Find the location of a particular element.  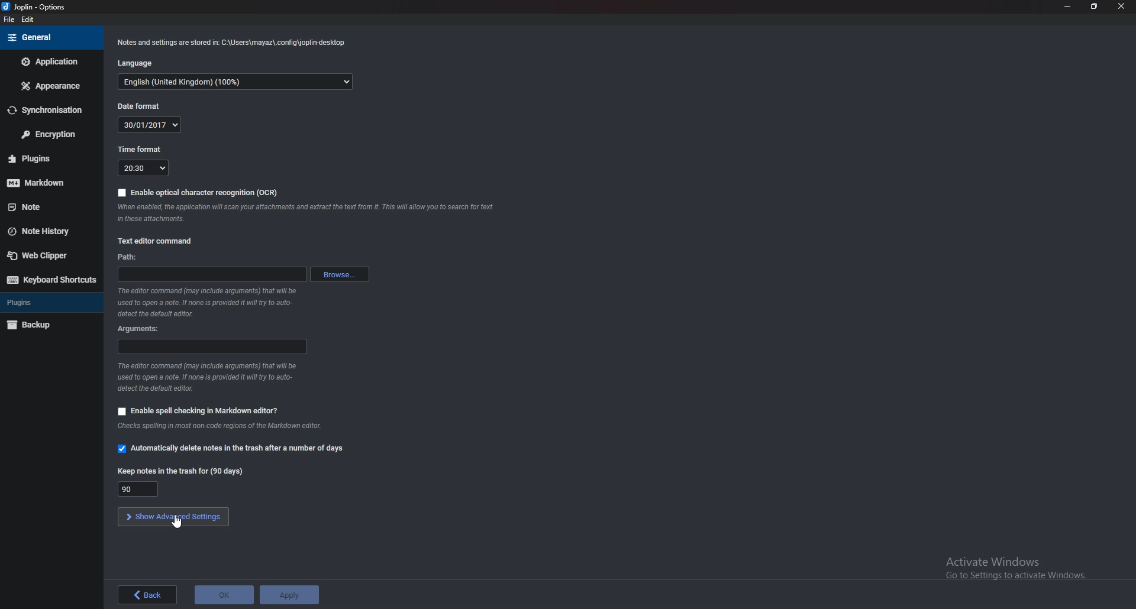

Keep notes in the trash for is located at coordinates (179, 472).